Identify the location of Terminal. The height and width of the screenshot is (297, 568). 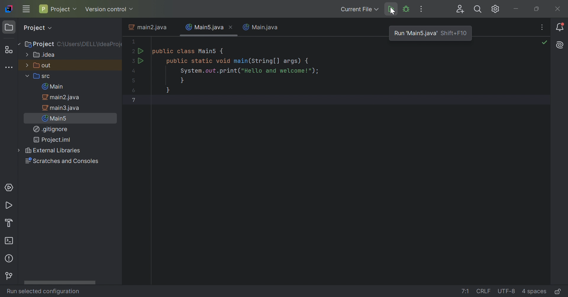
(10, 241).